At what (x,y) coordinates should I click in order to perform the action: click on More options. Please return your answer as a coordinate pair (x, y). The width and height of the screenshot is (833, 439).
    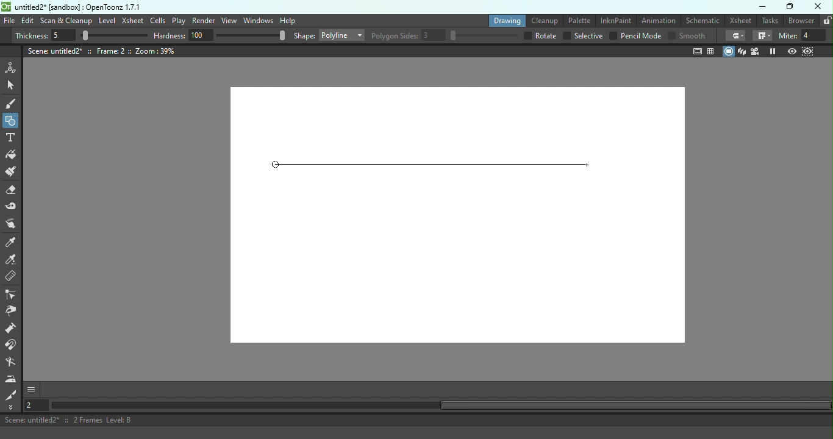
    Looking at the image, I should click on (31, 390).